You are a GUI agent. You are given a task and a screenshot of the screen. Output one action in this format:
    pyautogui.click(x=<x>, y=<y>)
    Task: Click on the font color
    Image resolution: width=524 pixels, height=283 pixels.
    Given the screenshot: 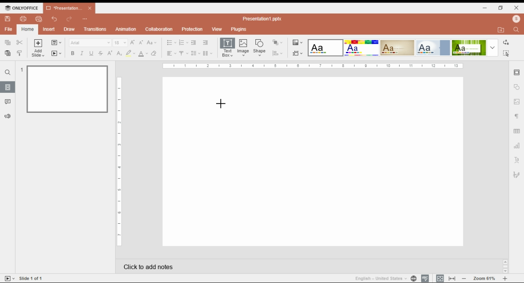 What is the action you would take?
    pyautogui.click(x=143, y=54)
    